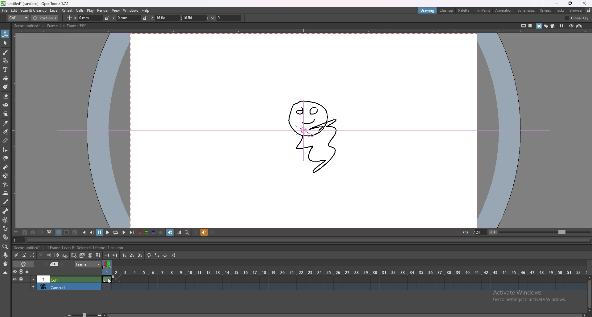 The image size is (592, 317). What do you see at coordinates (6, 53) in the screenshot?
I see `brush` at bounding box center [6, 53].